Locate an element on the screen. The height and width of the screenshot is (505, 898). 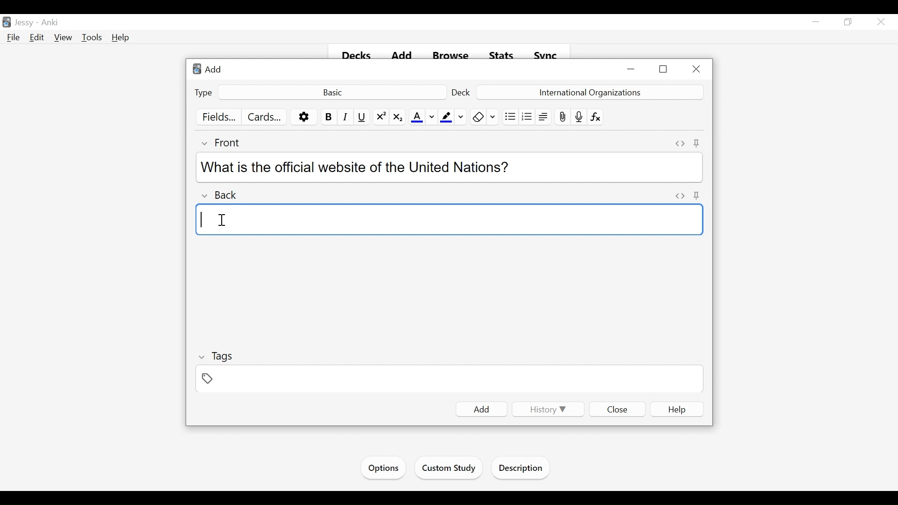
Unordered list is located at coordinates (509, 116).